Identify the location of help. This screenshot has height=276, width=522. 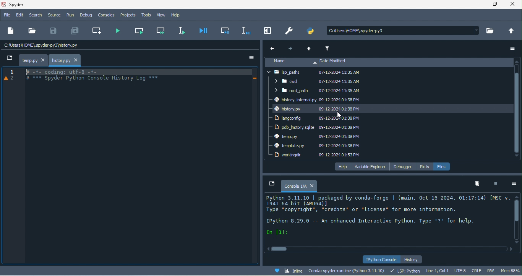
(177, 15).